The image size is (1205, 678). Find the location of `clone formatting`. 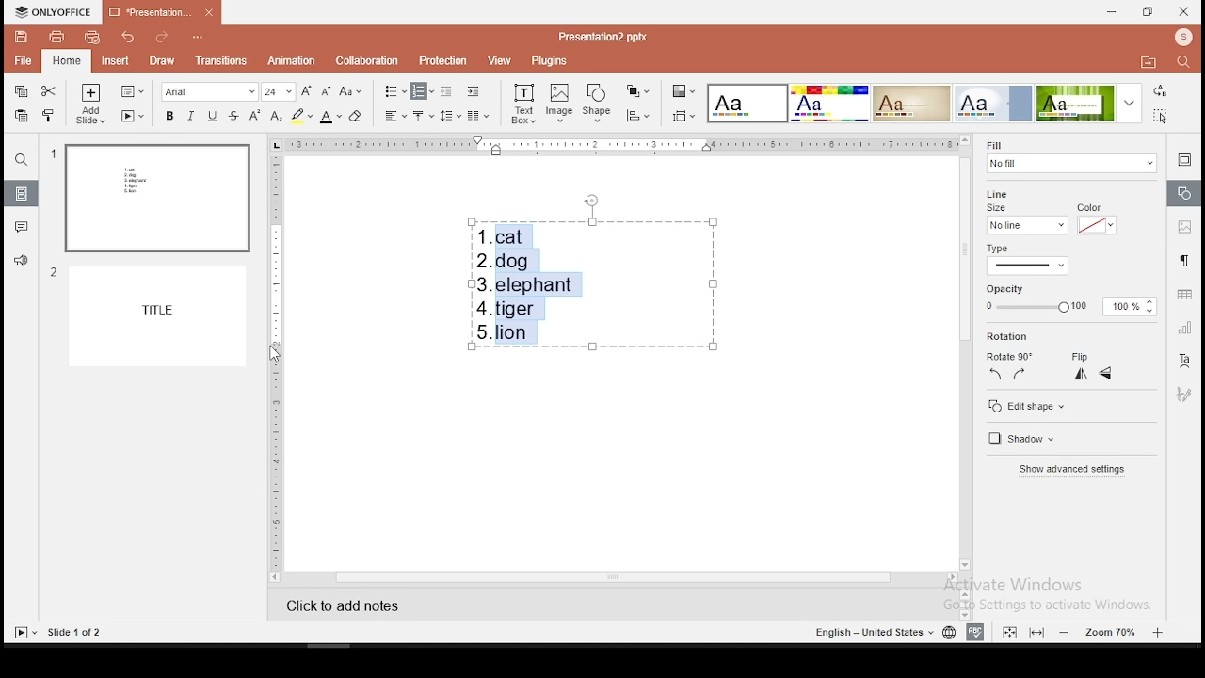

clone formatting is located at coordinates (49, 115).